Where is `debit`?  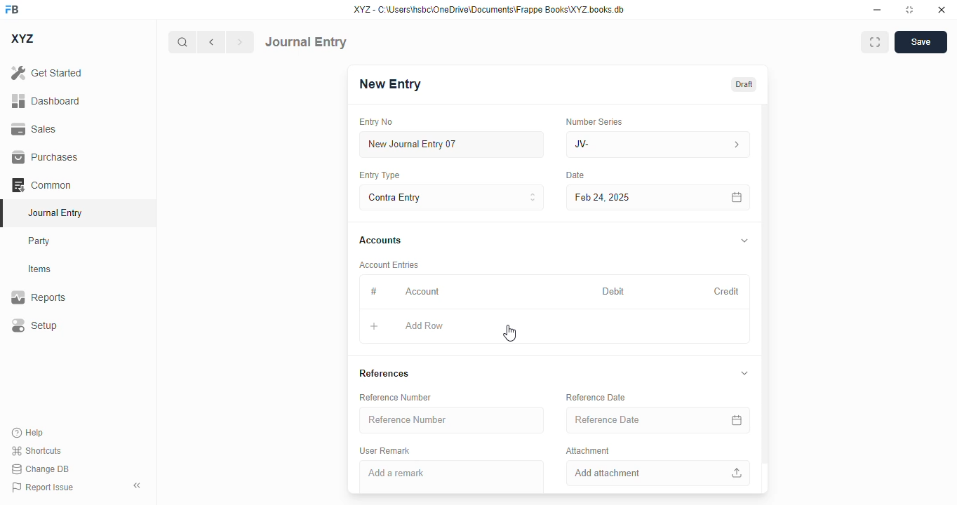 debit is located at coordinates (614, 291).